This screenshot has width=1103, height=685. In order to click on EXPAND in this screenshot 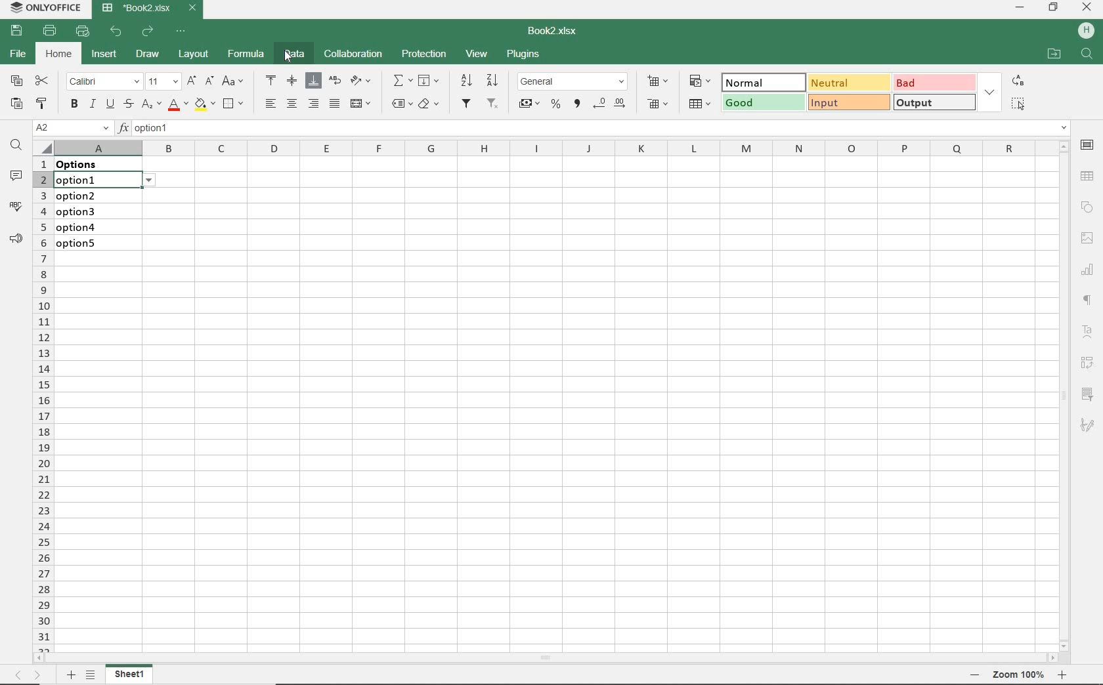, I will do `click(991, 93)`.